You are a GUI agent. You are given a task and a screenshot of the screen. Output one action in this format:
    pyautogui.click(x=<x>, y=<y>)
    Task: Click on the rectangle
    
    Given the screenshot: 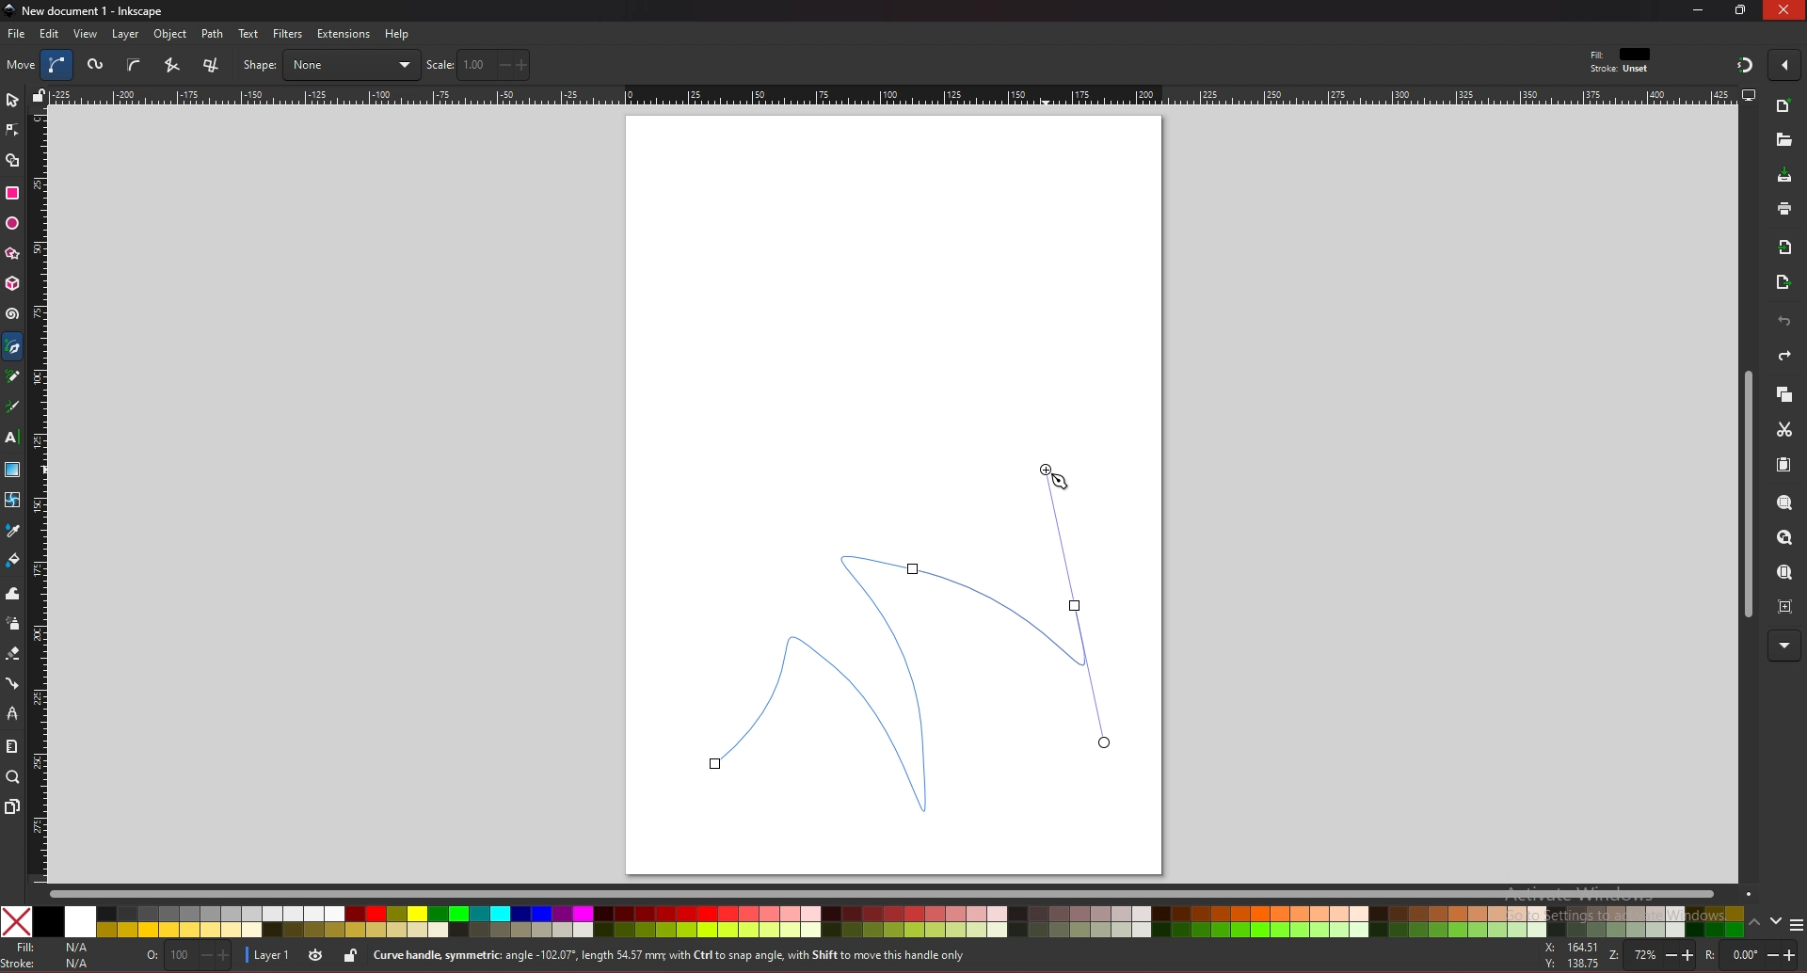 What is the action you would take?
    pyautogui.click(x=11, y=193)
    